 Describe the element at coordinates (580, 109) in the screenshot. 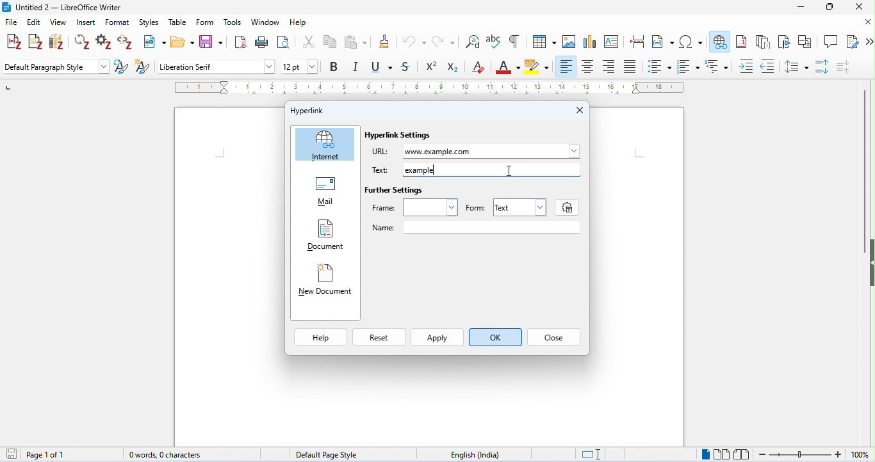

I see `Close` at that location.